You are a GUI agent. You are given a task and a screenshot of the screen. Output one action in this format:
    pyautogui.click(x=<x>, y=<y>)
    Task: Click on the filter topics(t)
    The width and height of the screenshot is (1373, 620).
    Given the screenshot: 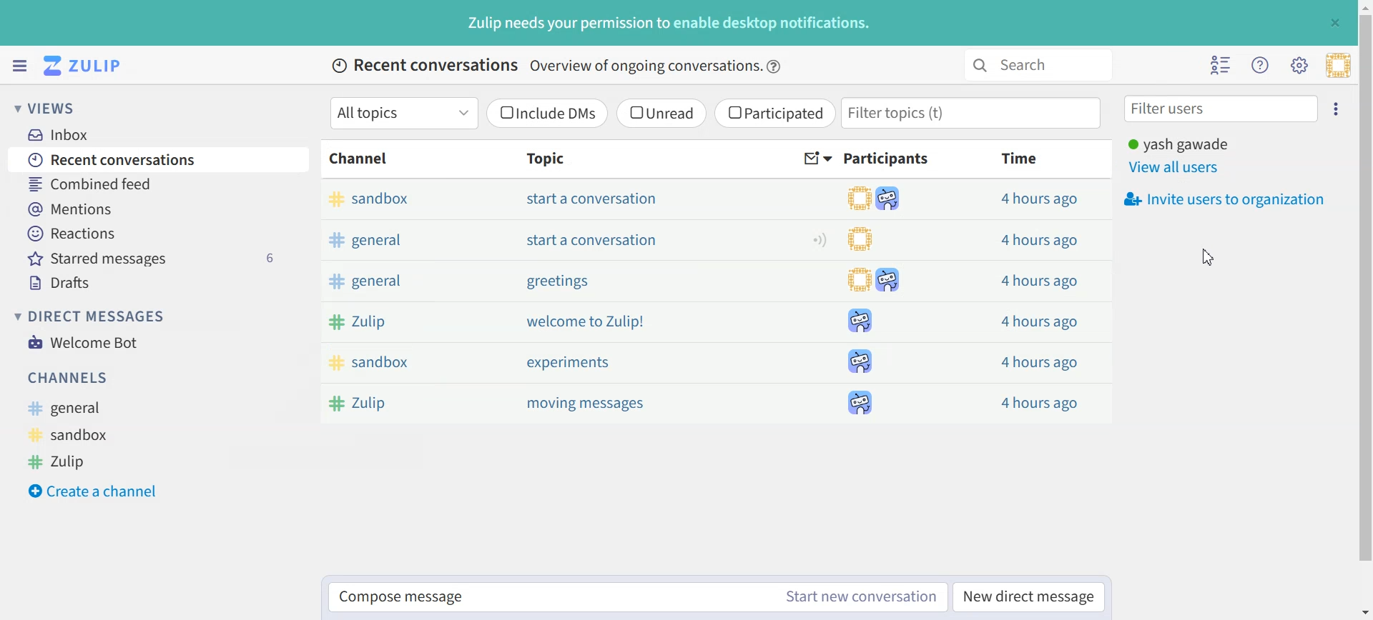 What is the action you would take?
    pyautogui.click(x=973, y=113)
    